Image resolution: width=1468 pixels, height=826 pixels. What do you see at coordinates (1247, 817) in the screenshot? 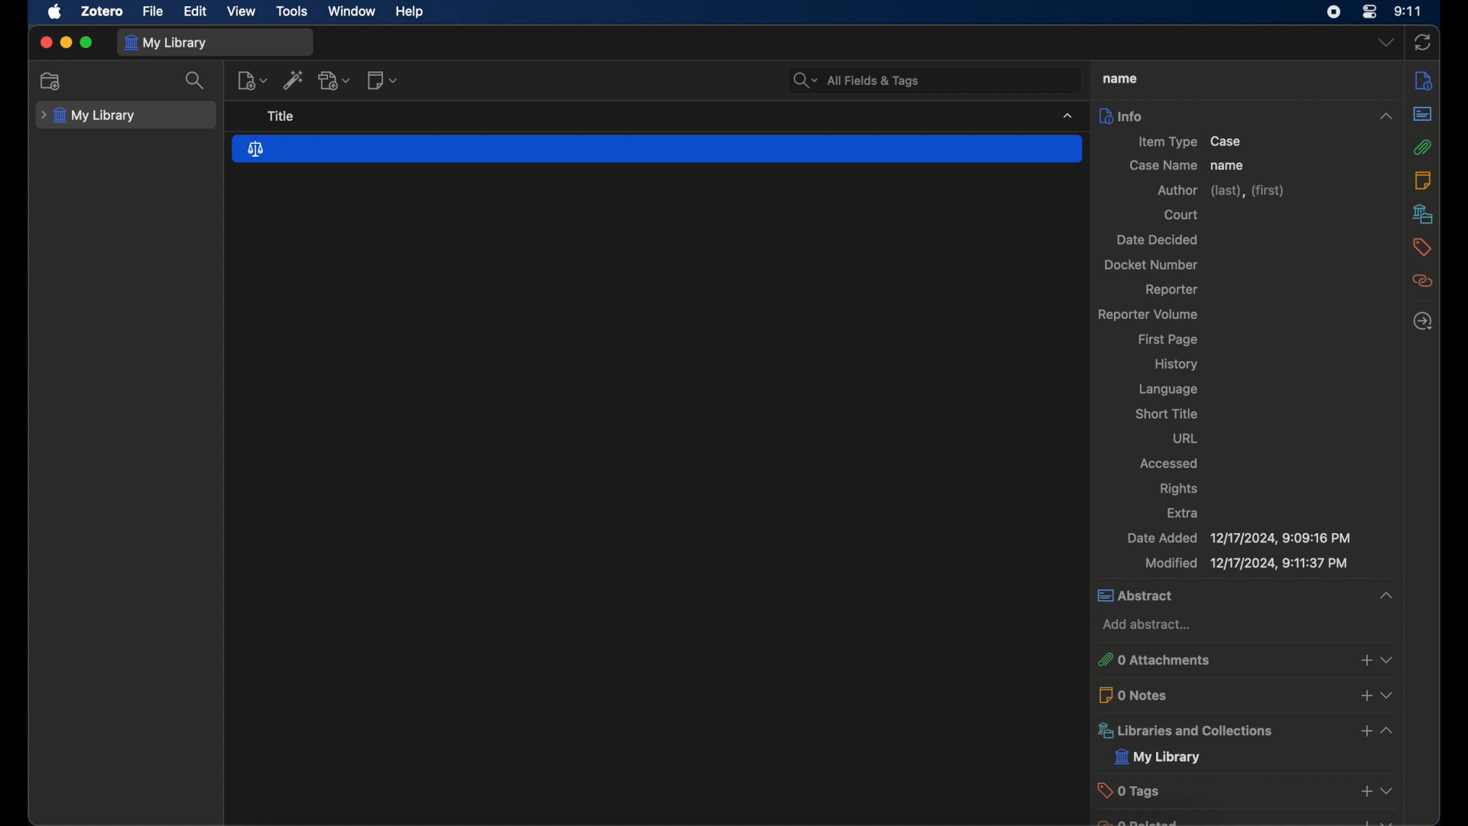
I see `obscure text` at bounding box center [1247, 817].